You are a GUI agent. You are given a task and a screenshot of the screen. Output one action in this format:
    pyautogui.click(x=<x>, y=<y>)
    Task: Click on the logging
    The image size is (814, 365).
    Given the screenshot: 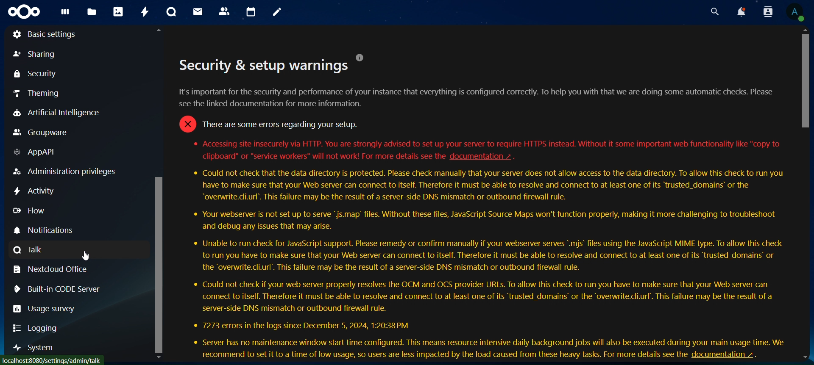 What is the action you would take?
    pyautogui.click(x=36, y=328)
    